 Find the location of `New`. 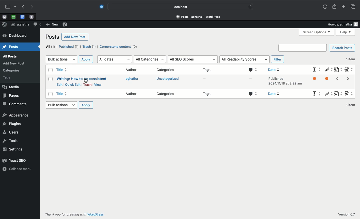

New is located at coordinates (51, 24).